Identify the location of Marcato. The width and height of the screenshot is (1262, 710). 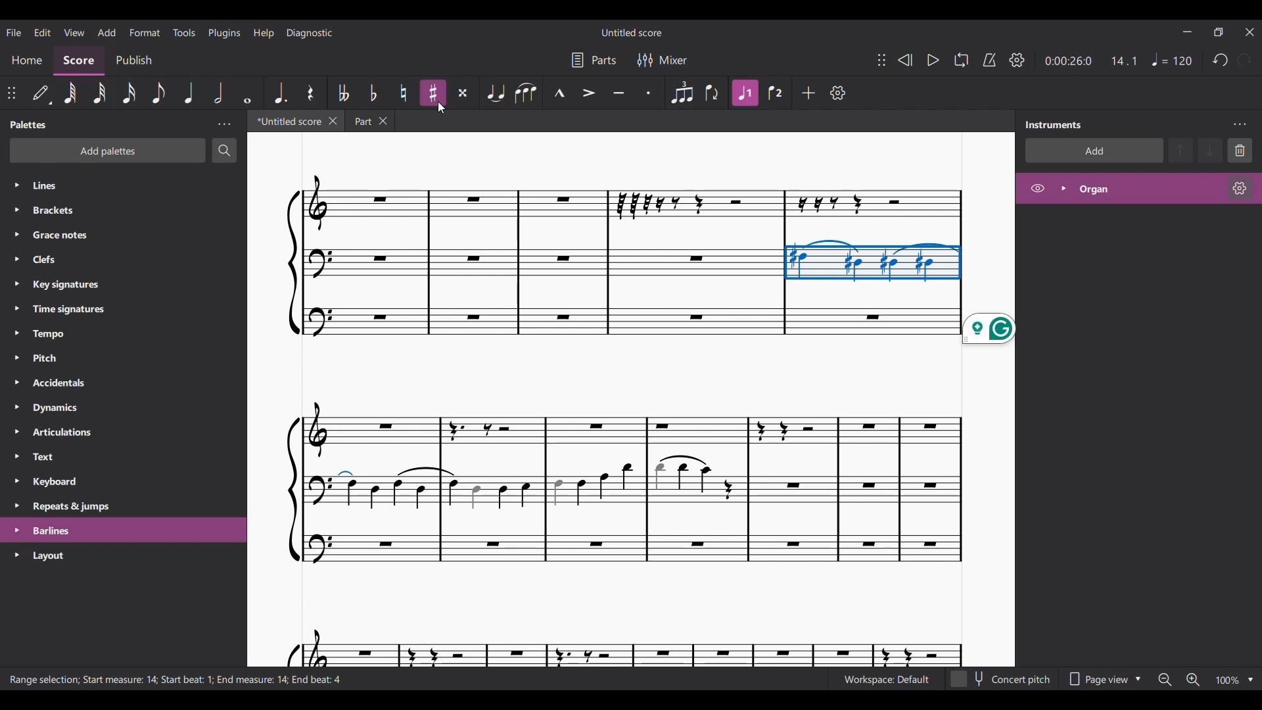
(559, 93).